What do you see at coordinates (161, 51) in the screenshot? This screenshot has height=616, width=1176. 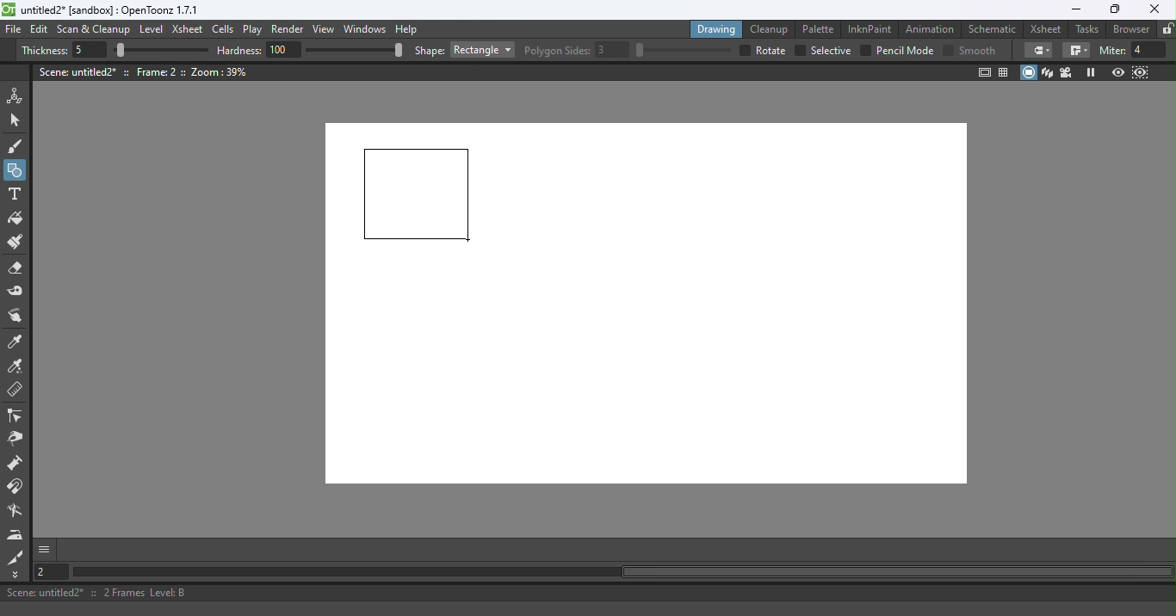 I see `slider` at bounding box center [161, 51].